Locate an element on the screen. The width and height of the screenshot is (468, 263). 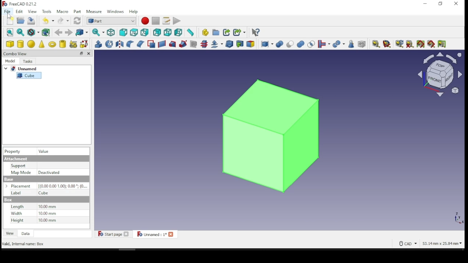
shape builder is located at coordinates (84, 44).